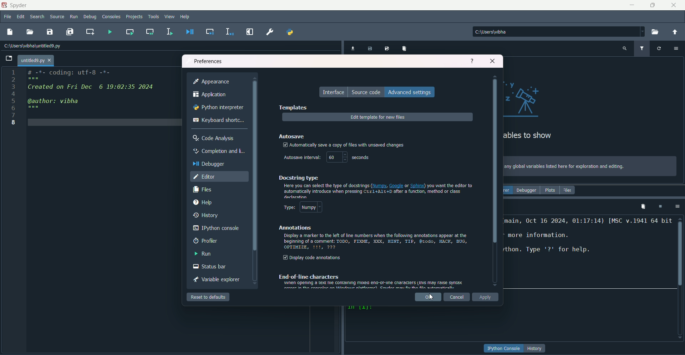 The width and height of the screenshot is (685, 355). What do you see at coordinates (429, 298) in the screenshot?
I see `ok` at bounding box center [429, 298].